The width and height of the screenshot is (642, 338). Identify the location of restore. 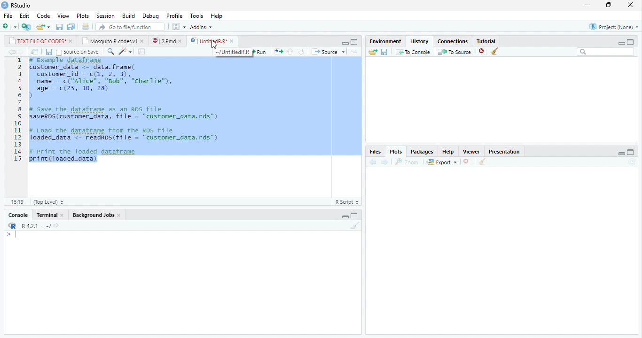
(609, 5).